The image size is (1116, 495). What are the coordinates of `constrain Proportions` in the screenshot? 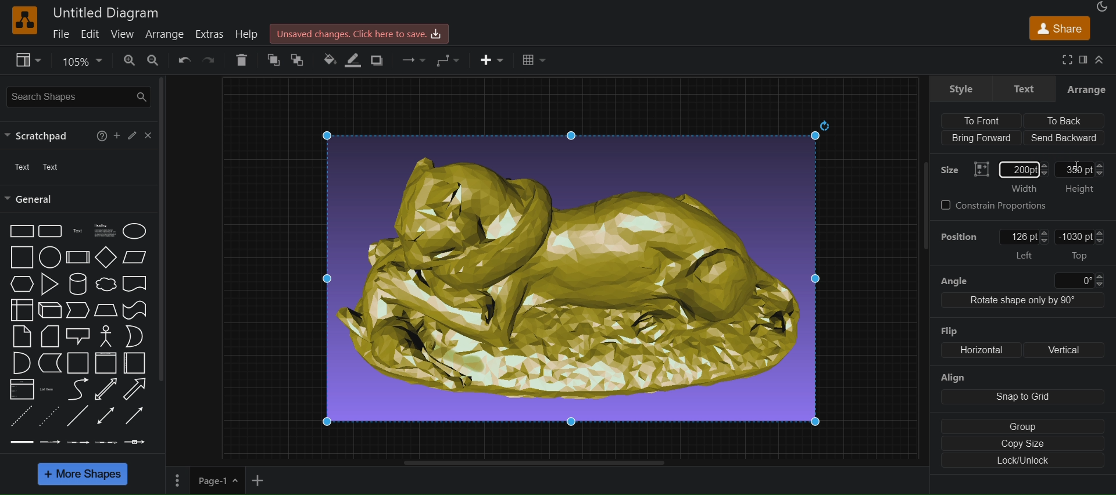 It's located at (999, 206).